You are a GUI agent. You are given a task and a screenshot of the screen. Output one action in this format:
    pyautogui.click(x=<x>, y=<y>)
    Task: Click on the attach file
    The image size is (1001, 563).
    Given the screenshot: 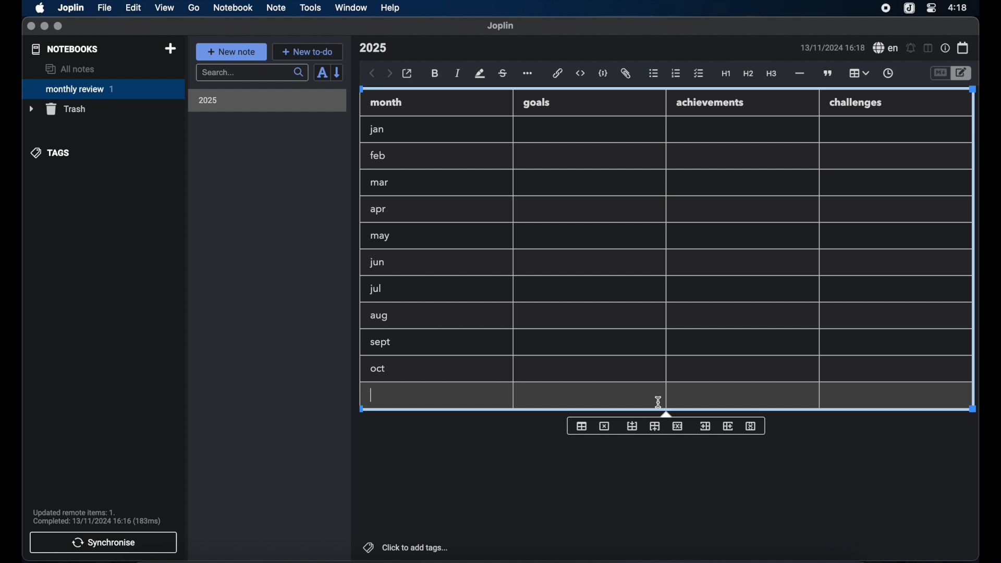 What is the action you would take?
    pyautogui.click(x=626, y=74)
    